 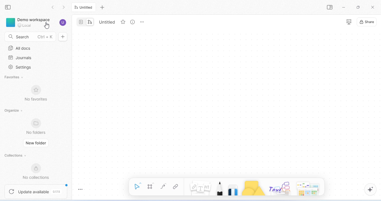 What do you see at coordinates (280, 188) in the screenshot?
I see `others` at bounding box center [280, 188].